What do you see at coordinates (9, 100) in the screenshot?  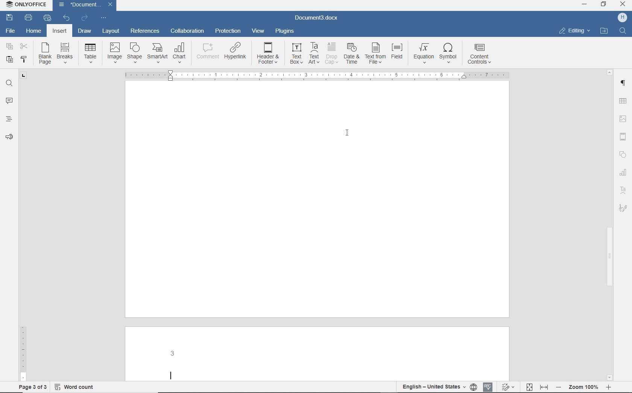 I see `COMMENTS` at bounding box center [9, 100].